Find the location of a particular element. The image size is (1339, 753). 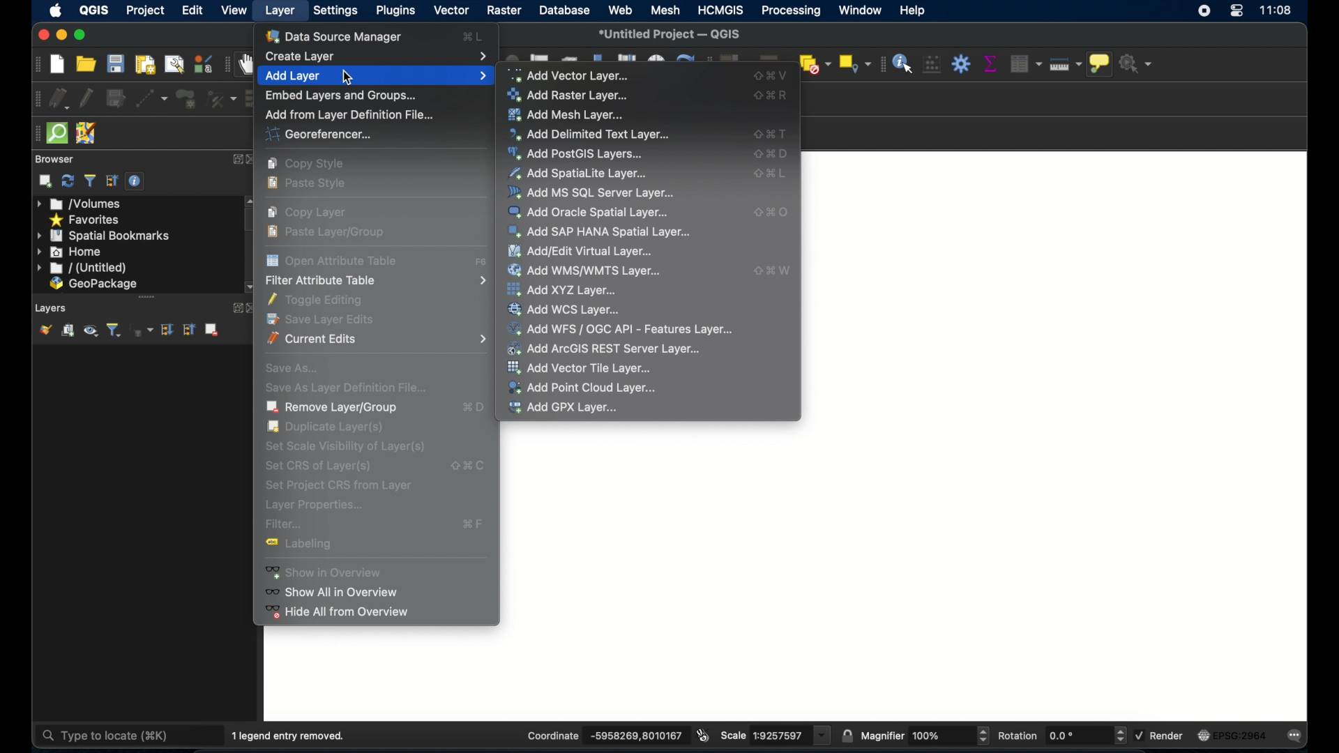

maximize is located at coordinates (80, 35).